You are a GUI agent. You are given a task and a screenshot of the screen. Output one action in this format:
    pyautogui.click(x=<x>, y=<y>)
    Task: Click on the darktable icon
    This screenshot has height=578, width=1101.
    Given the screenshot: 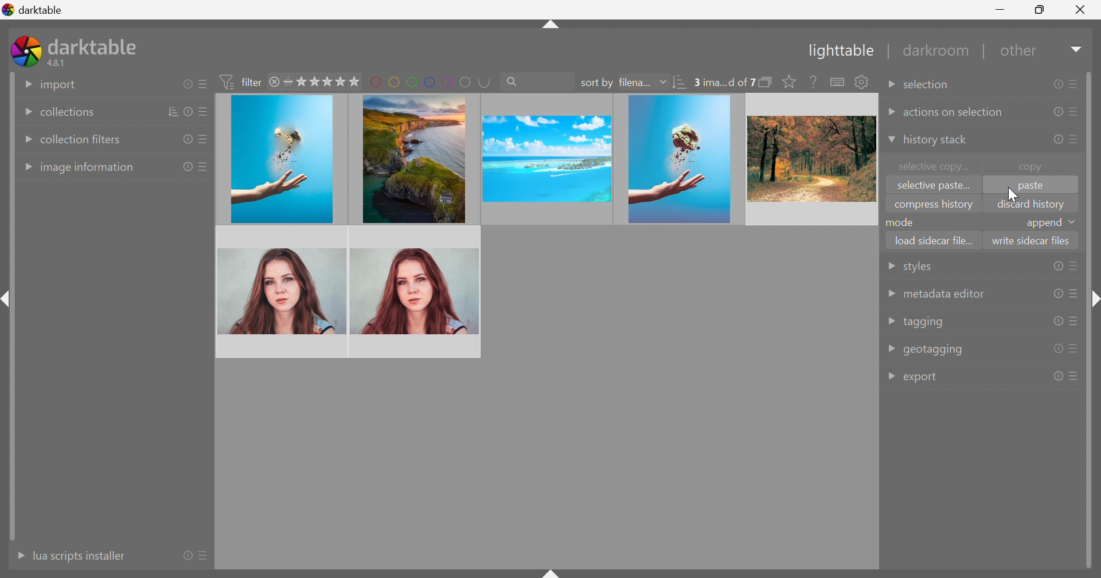 What is the action you would take?
    pyautogui.click(x=26, y=51)
    